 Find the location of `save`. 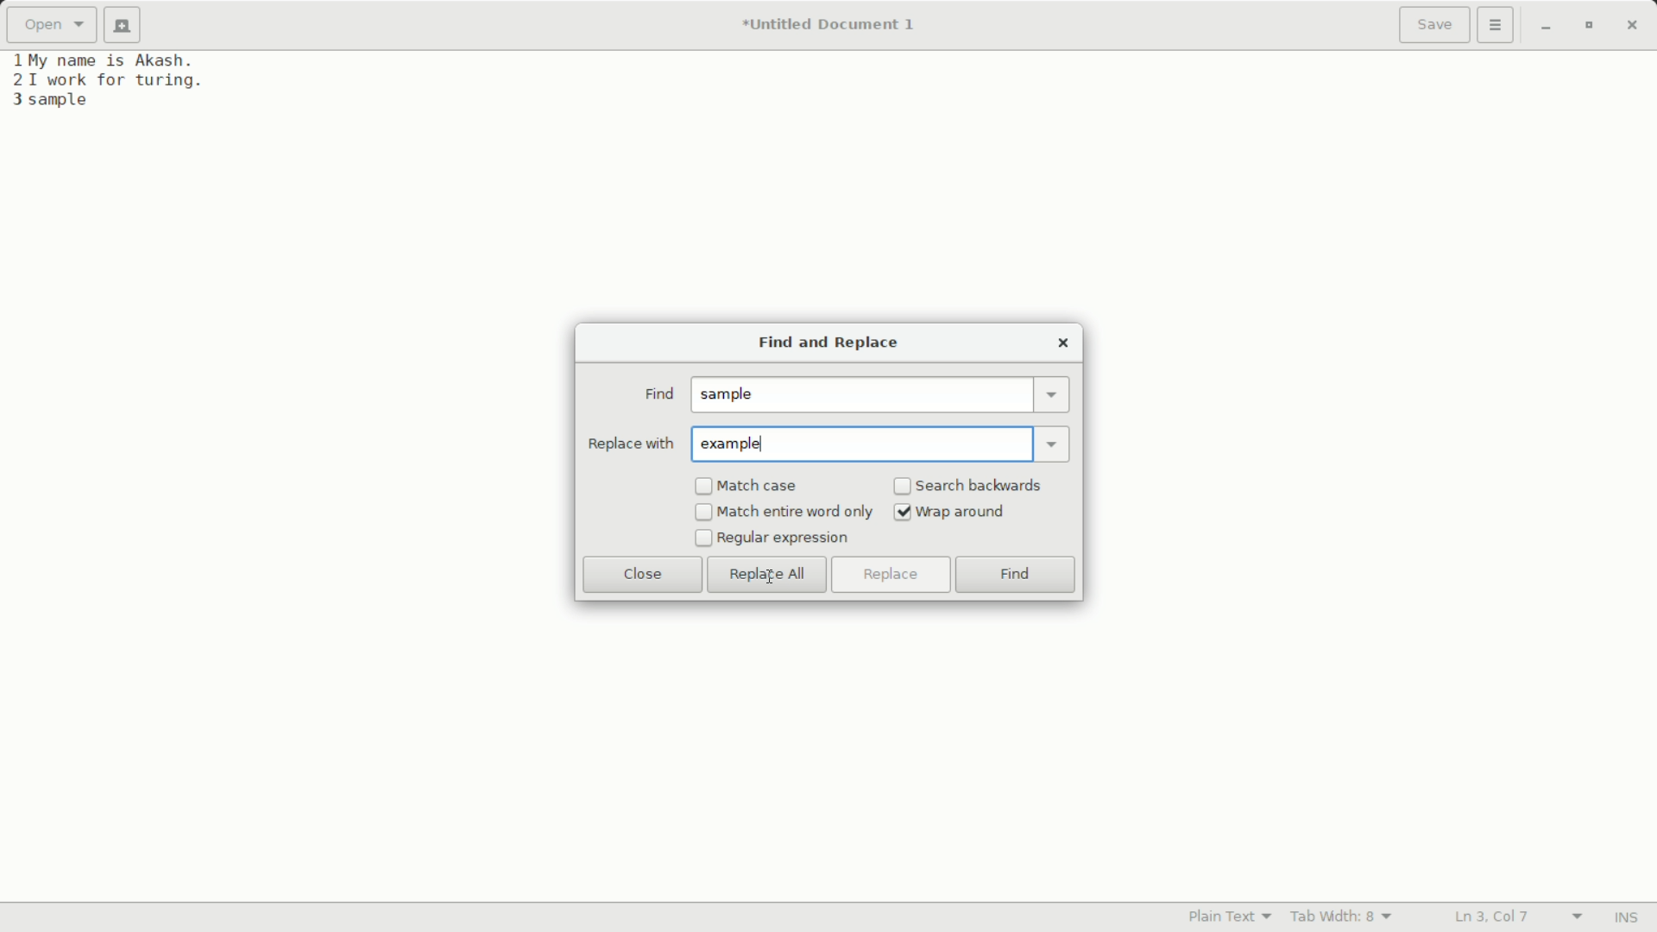

save is located at coordinates (1435, 27).